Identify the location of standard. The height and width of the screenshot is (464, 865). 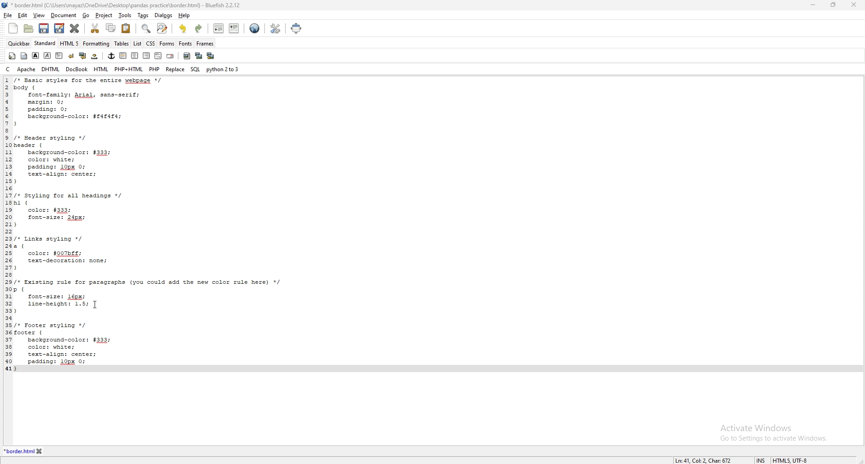
(45, 43).